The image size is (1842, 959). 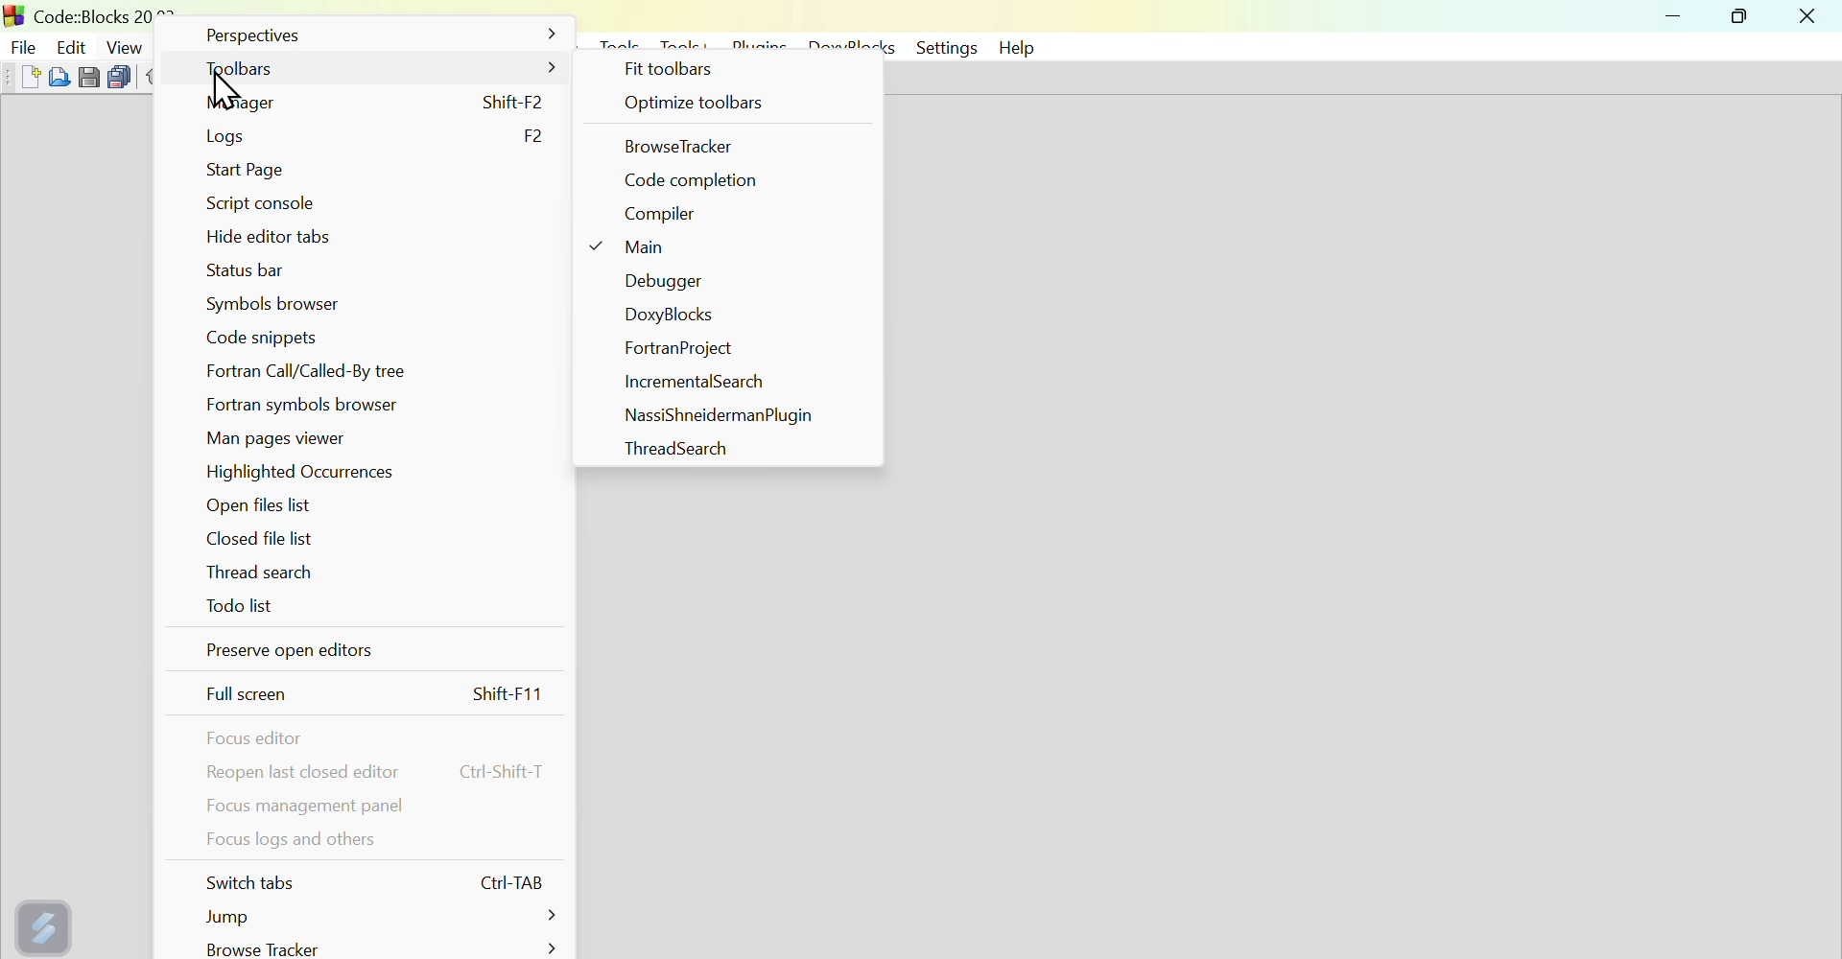 I want to click on Settings, so click(x=943, y=48).